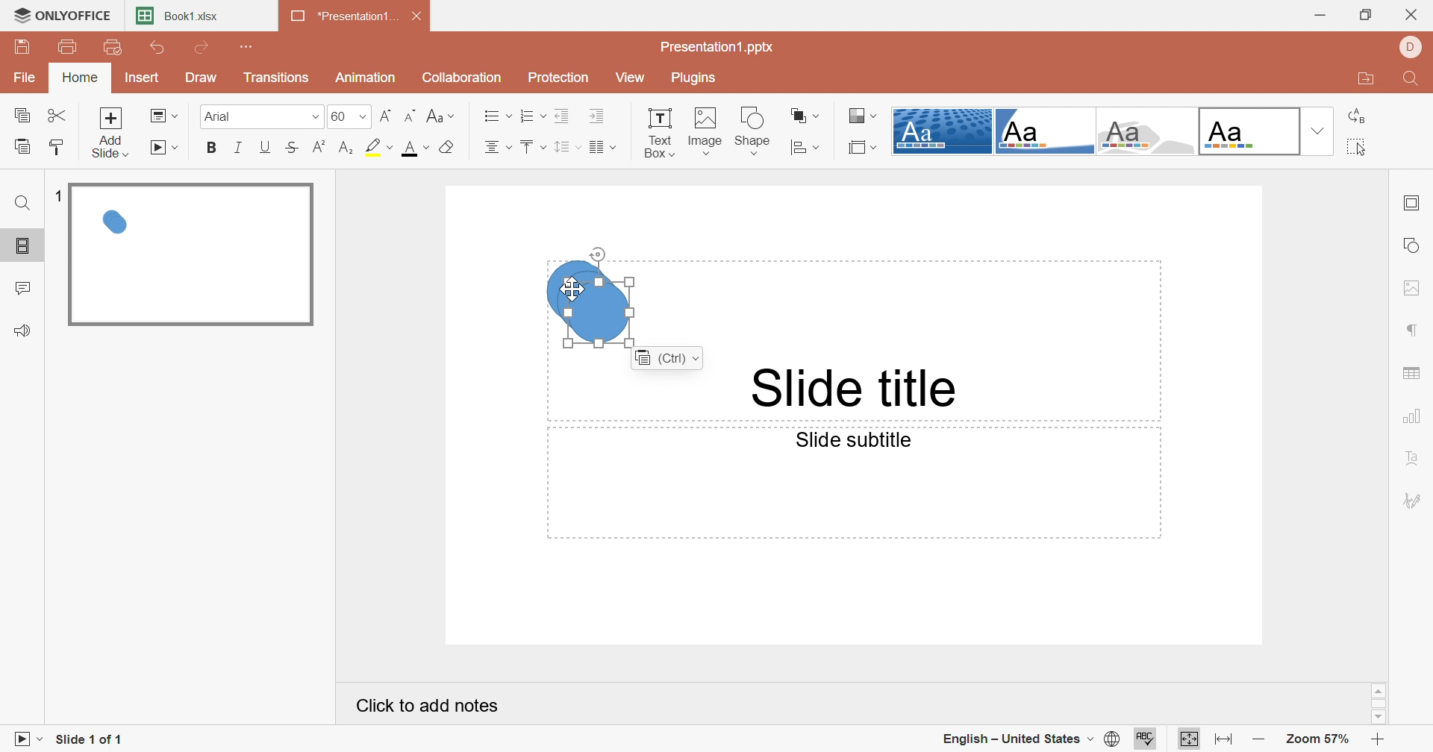 The height and width of the screenshot is (752, 1433). I want to click on Open file location, so click(1362, 80).